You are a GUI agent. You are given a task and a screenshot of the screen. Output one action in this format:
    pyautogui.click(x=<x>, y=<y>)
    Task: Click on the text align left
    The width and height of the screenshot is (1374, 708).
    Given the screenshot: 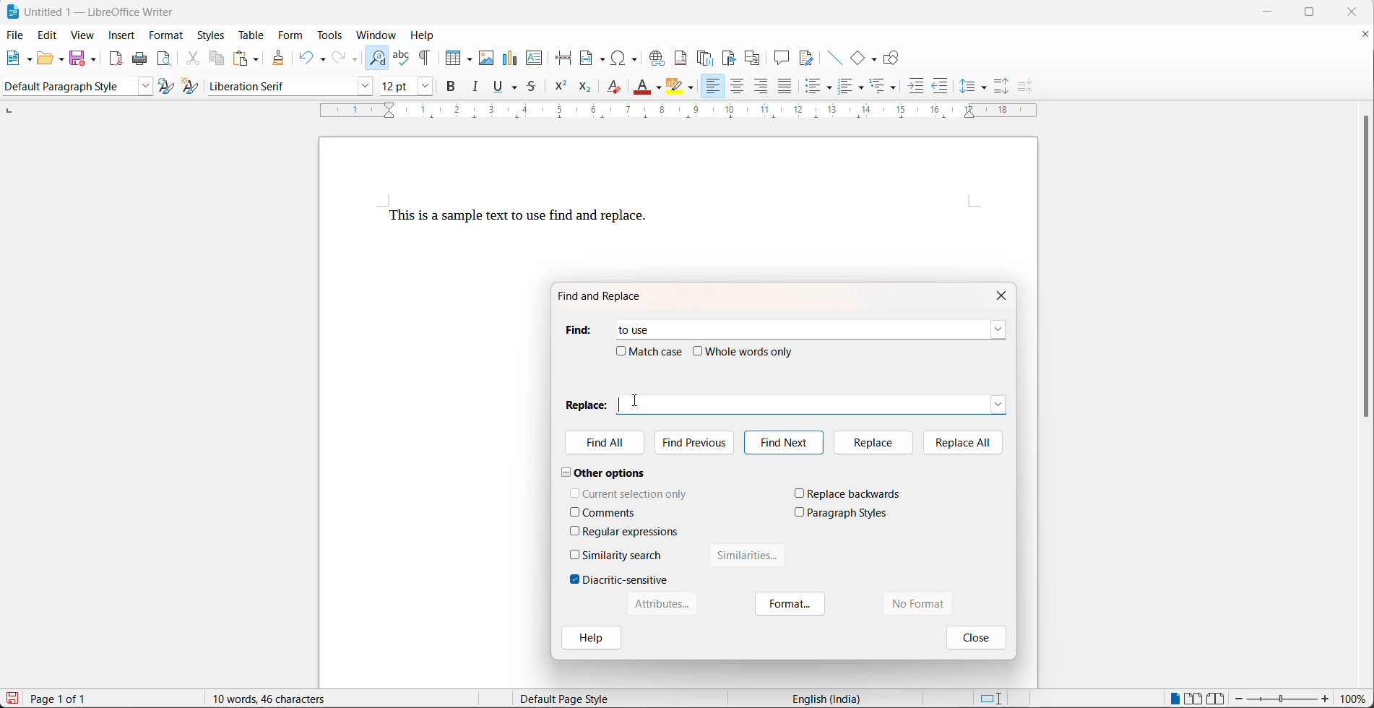 What is the action you would take?
    pyautogui.click(x=712, y=87)
    